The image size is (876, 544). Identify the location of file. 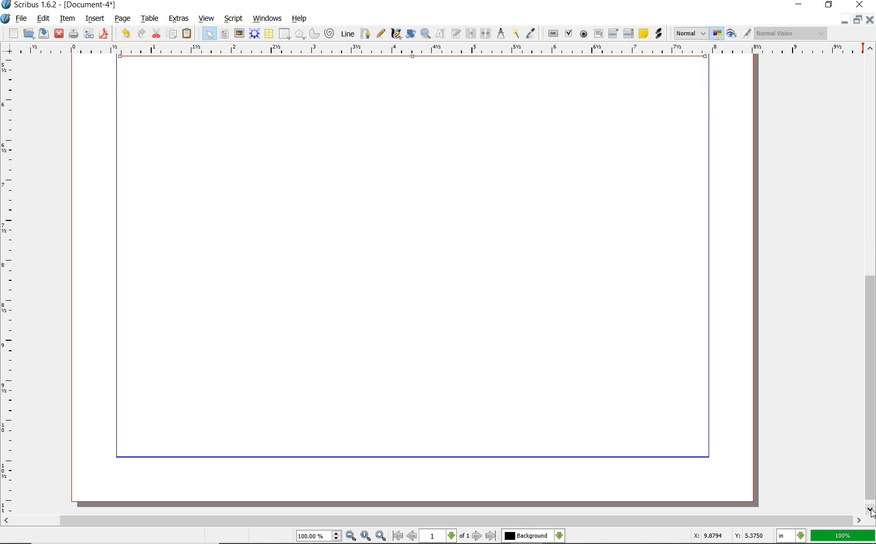
(22, 19).